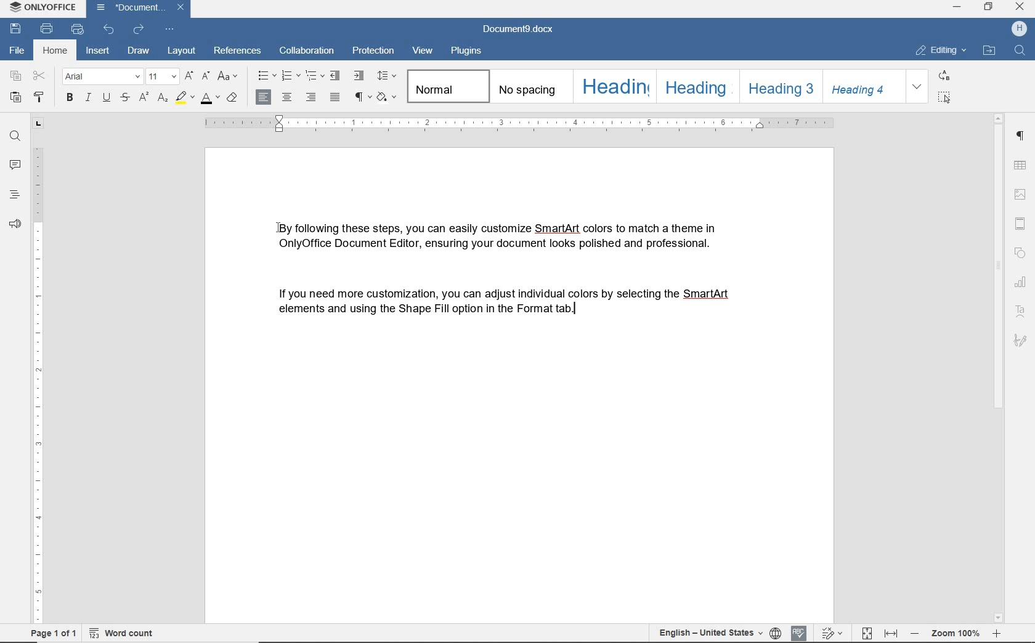  What do you see at coordinates (1021, 193) in the screenshot?
I see `image` at bounding box center [1021, 193].